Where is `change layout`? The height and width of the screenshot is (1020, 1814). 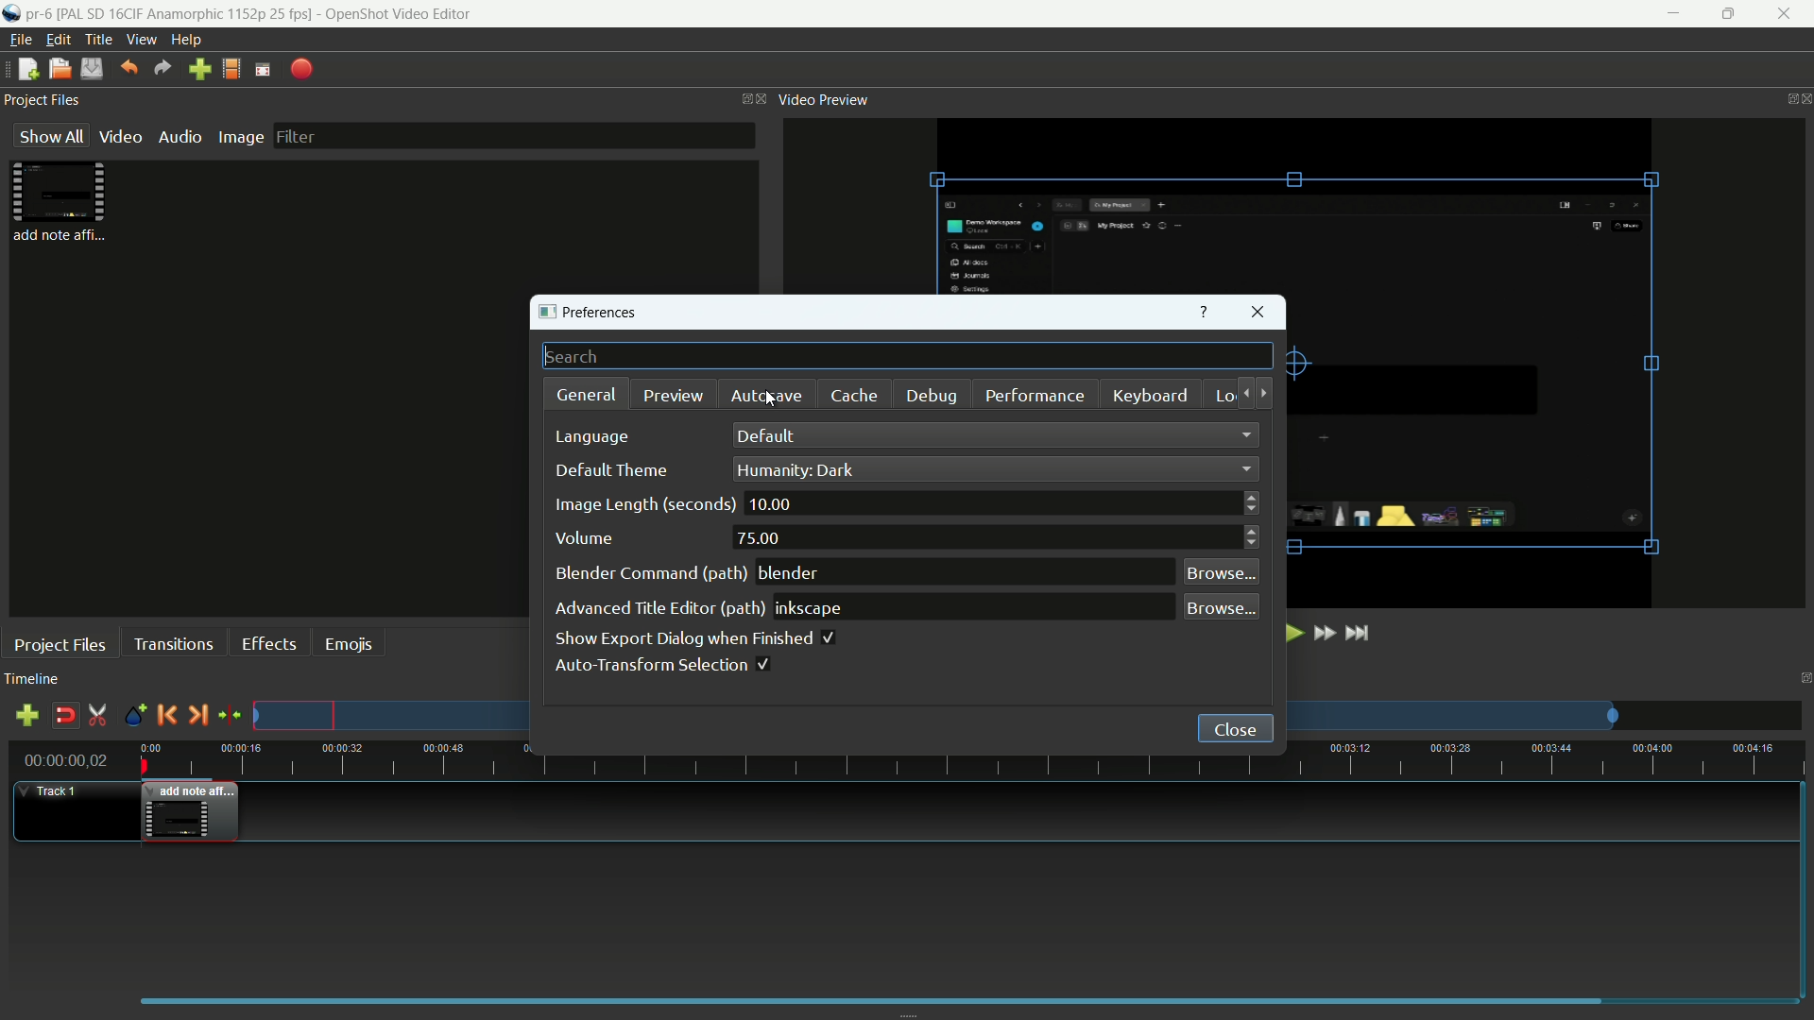 change layout is located at coordinates (1803, 677).